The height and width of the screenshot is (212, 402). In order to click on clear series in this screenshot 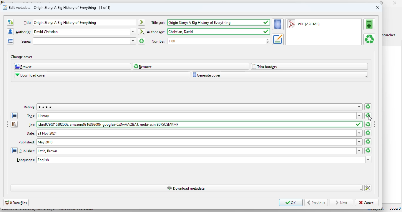, I will do `click(142, 41)`.